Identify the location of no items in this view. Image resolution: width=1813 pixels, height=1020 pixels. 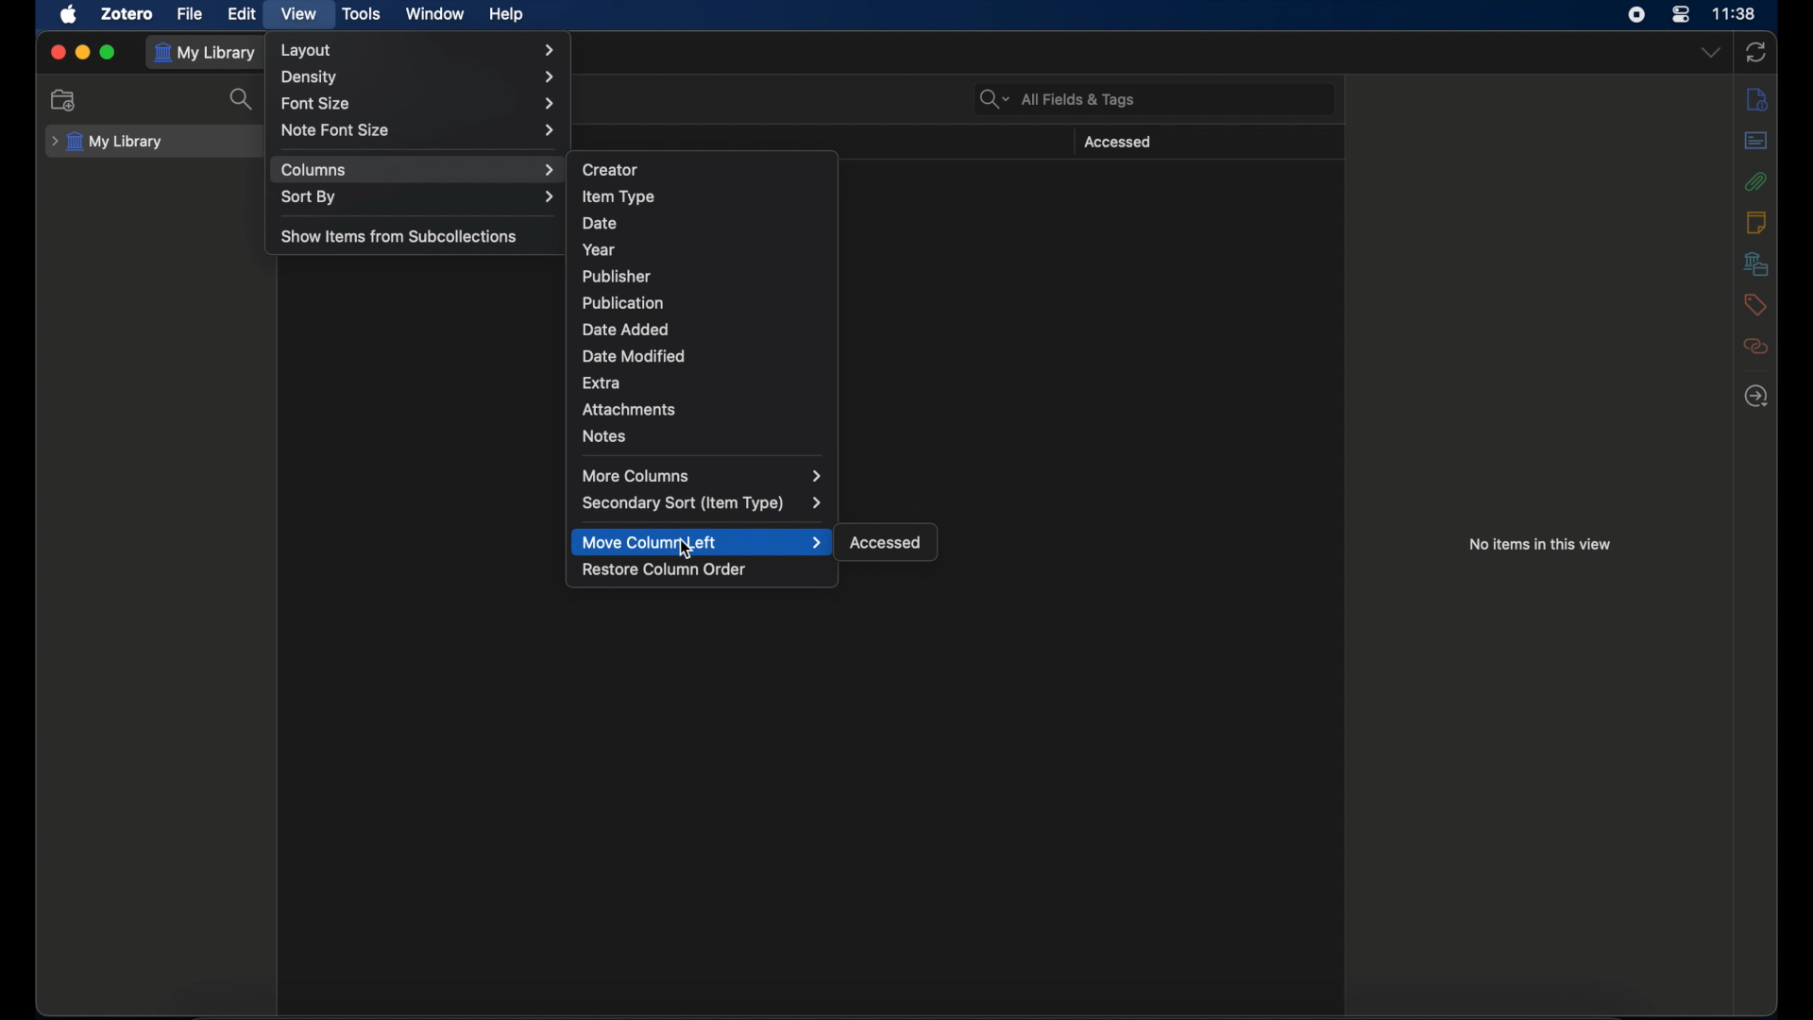
(1541, 544).